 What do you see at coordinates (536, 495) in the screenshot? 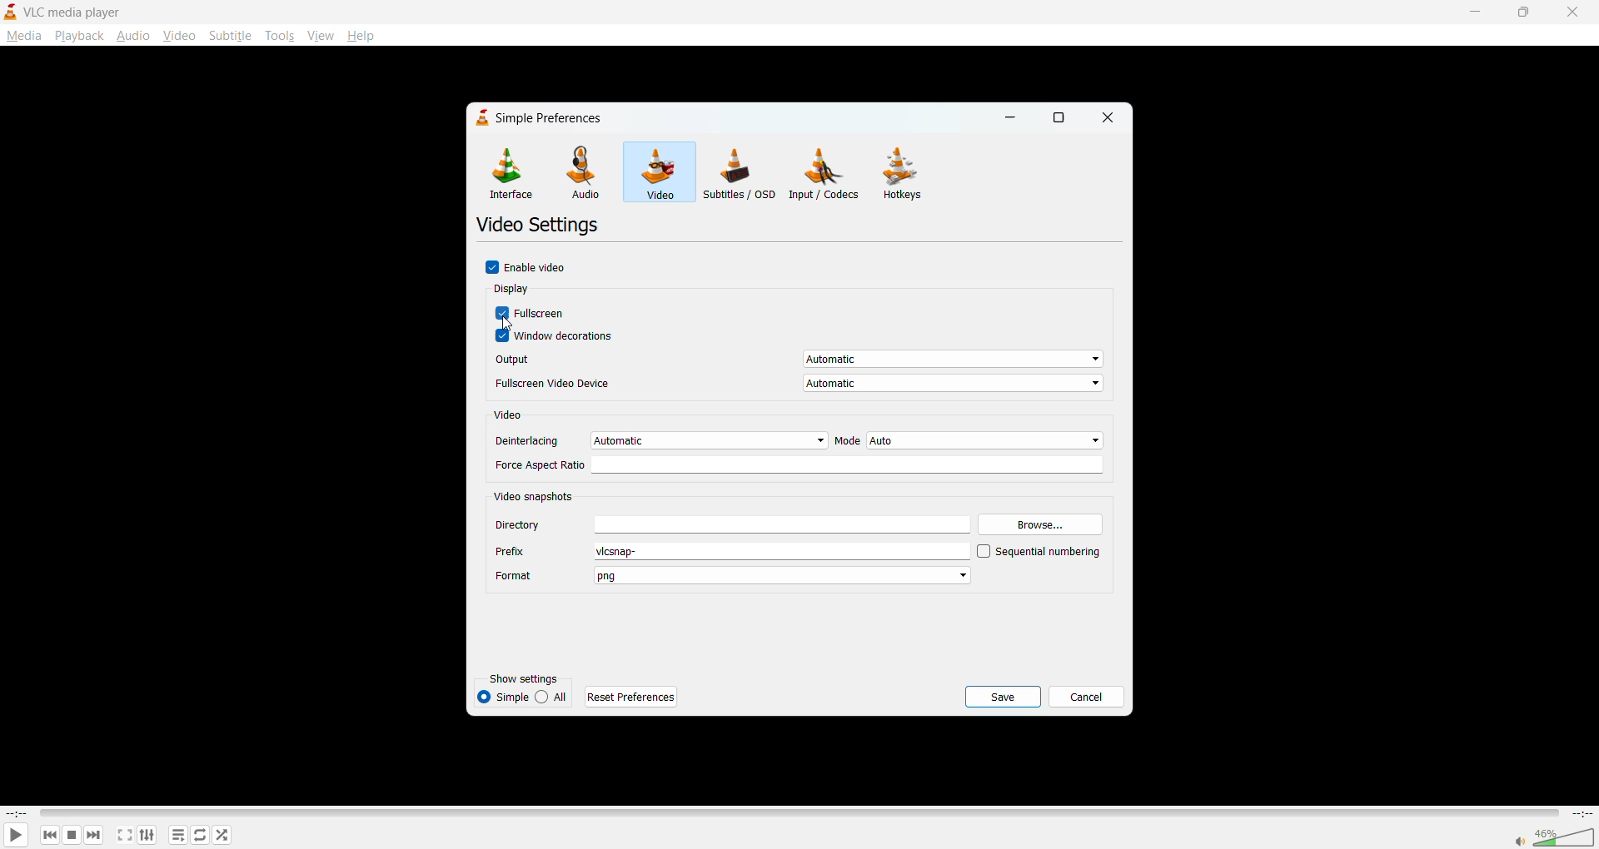
I see `video snapshots` at bounding box center [536, 495].